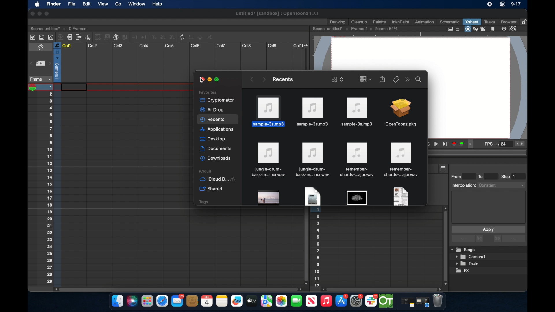 The image size is (555, 312). Describe the element at coordinates (458, 176) in the screenshot. I see `from` at that location.